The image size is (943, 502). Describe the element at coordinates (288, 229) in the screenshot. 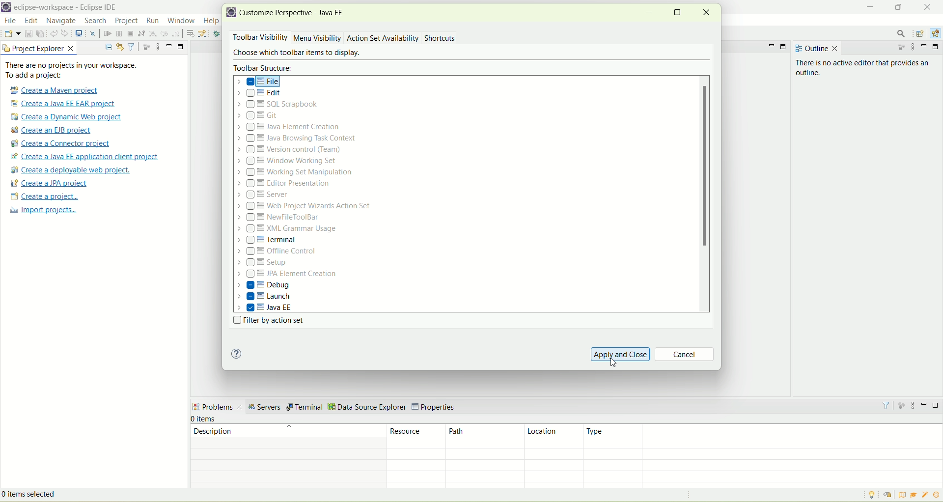

I see `XML grammar uasage` at that location.